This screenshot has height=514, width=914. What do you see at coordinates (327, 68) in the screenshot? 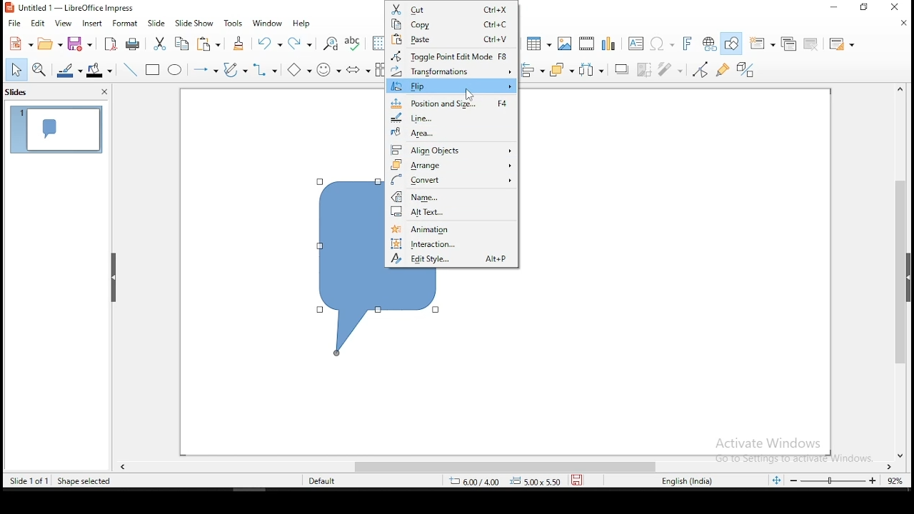
I see `symbol shapes` at bounding box center [327, 68].